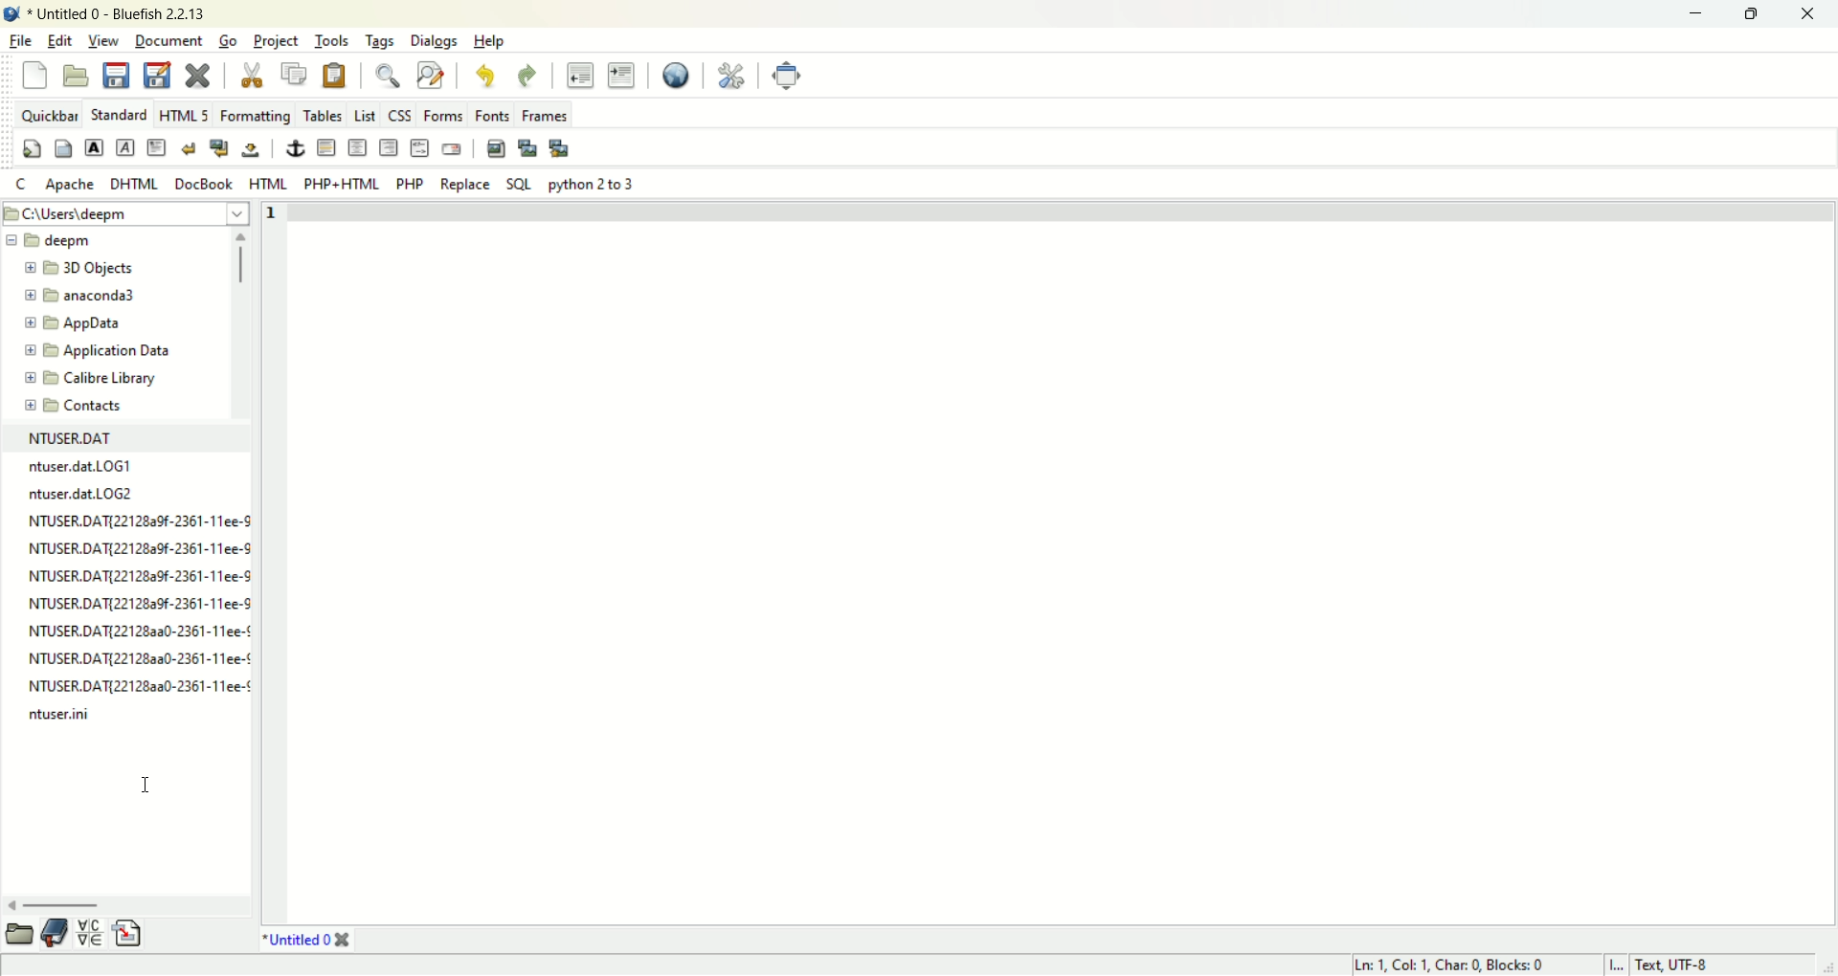 The height and width of the screenshot is (976, 1838). I want to click on Formatting, so click(258, 116).